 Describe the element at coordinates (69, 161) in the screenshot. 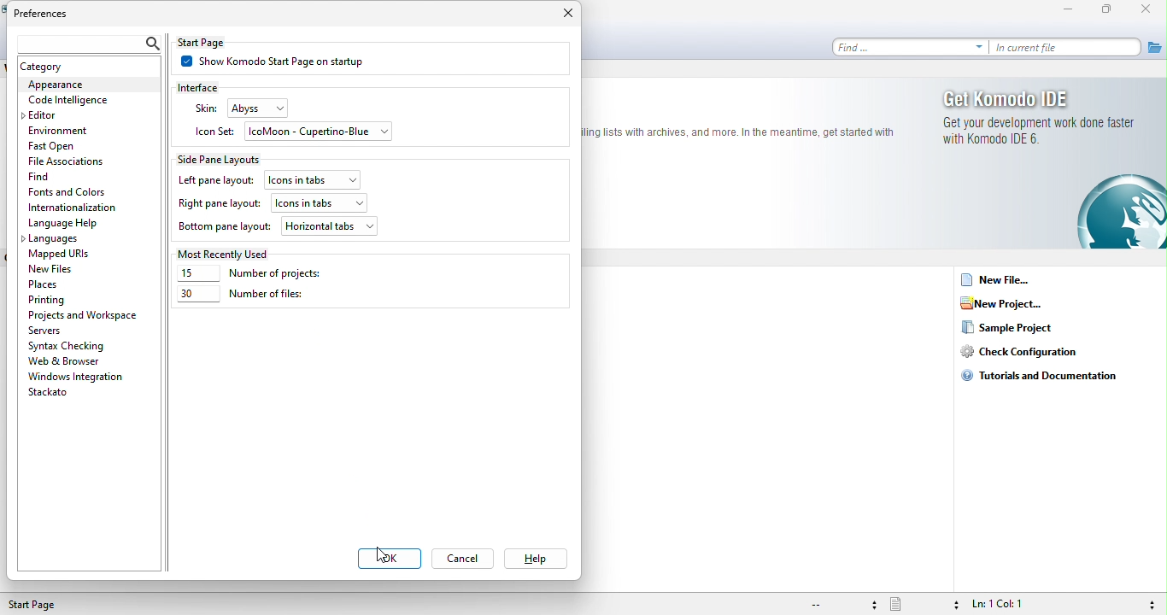

I see `file associations` at that location.